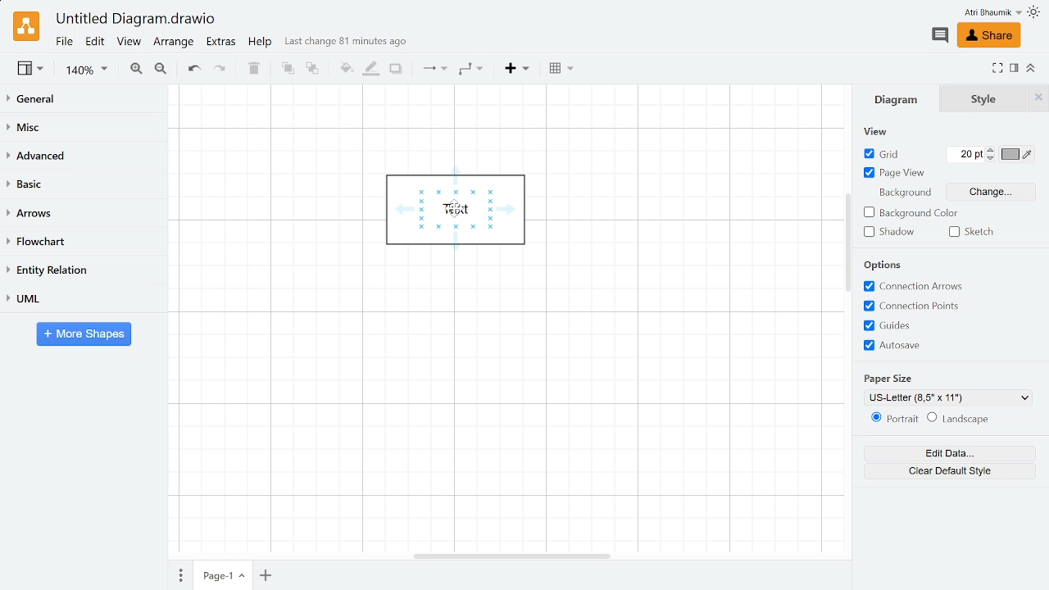  What do you see at coordinates (162, 70) in the screenshot?
I see `Zoom out` at bounding box center [162, 70].